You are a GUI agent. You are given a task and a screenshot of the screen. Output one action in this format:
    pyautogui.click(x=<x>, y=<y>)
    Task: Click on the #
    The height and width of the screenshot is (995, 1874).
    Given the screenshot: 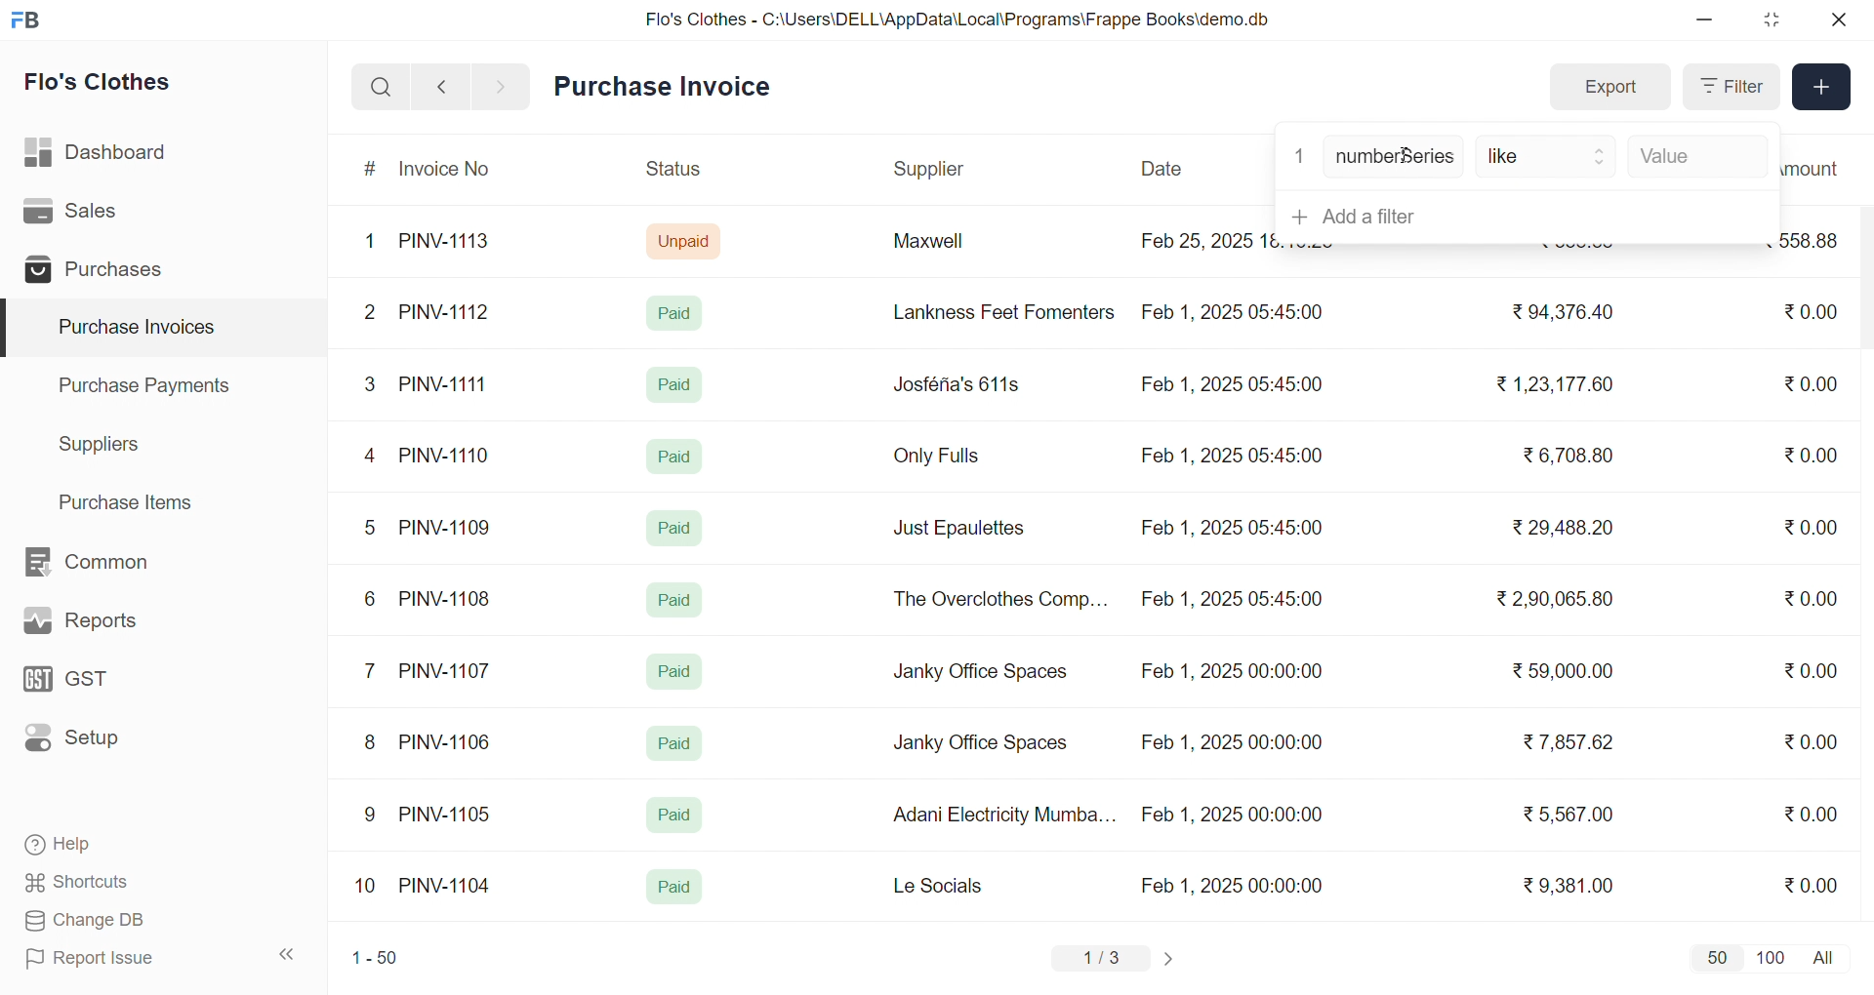 What is the action you would take?
    pyautogui.click(x=371, y=171)
    